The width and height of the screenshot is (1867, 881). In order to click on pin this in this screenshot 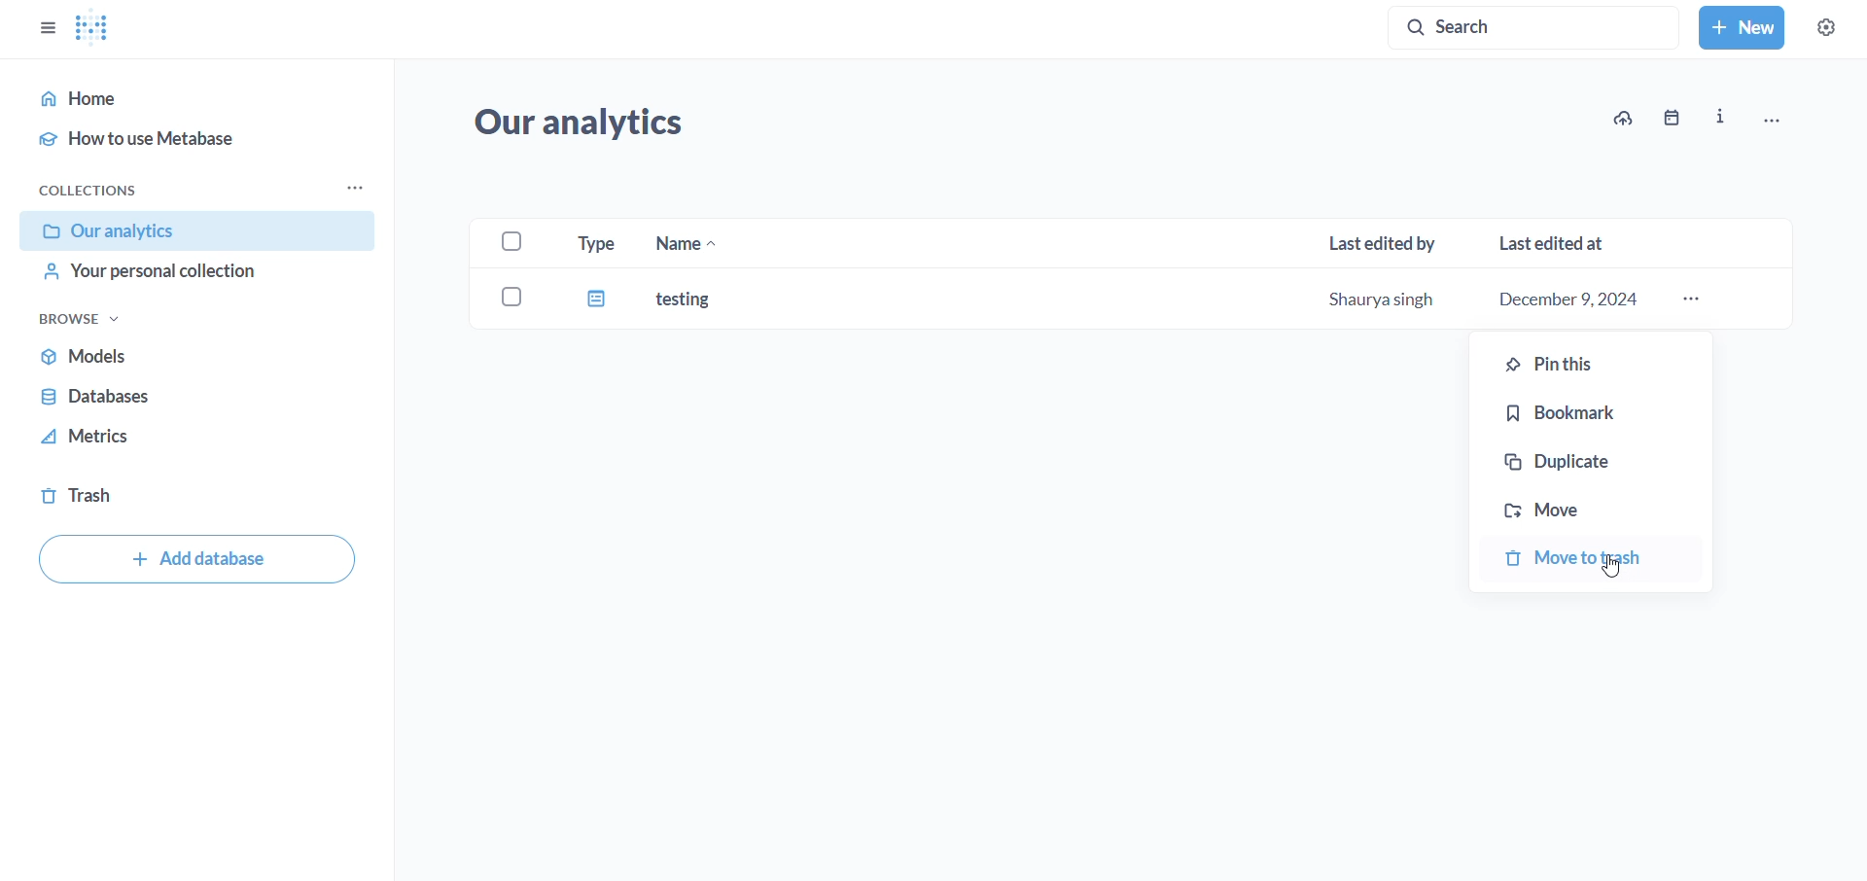, I will do `click(1600, 363)`.